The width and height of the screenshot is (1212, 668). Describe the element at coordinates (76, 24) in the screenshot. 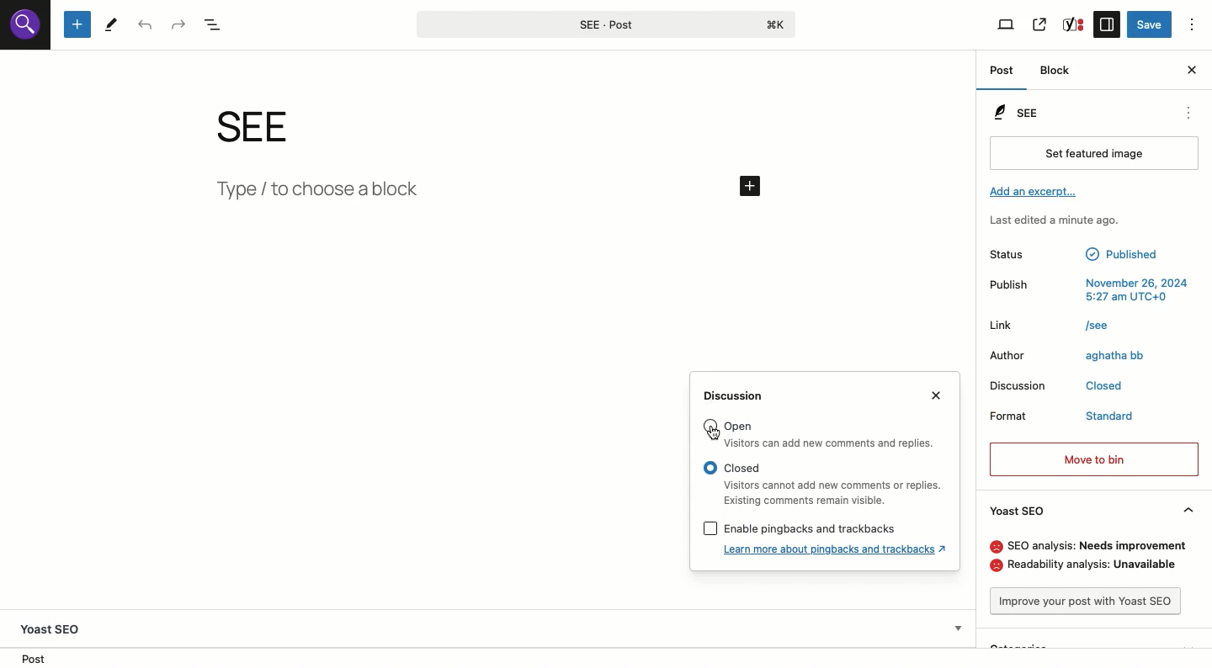

I see `Add new block` at that location.